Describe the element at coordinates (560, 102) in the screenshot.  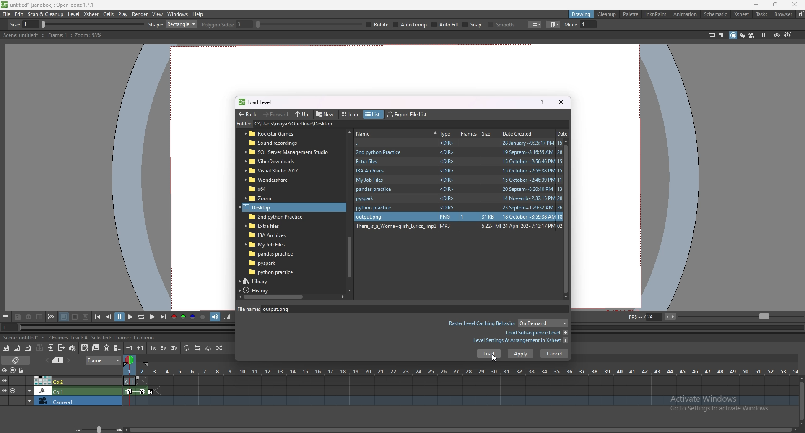
I see `close` at that location.